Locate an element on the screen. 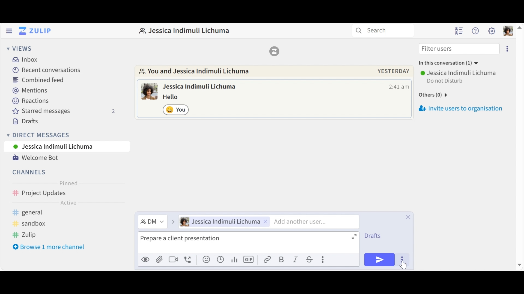  Add Video call is located at coordinates (174, 259).